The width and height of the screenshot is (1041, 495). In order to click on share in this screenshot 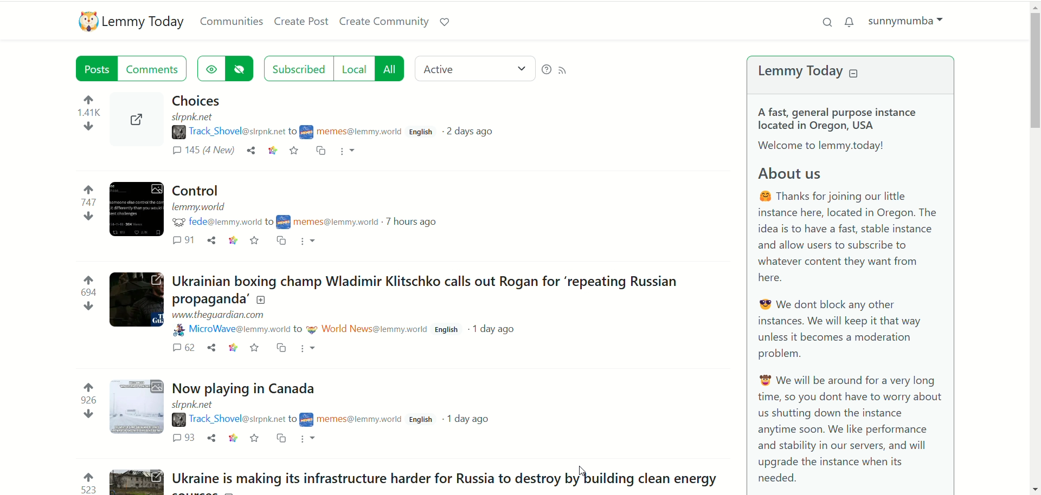, I will do `click(210, 438)`.